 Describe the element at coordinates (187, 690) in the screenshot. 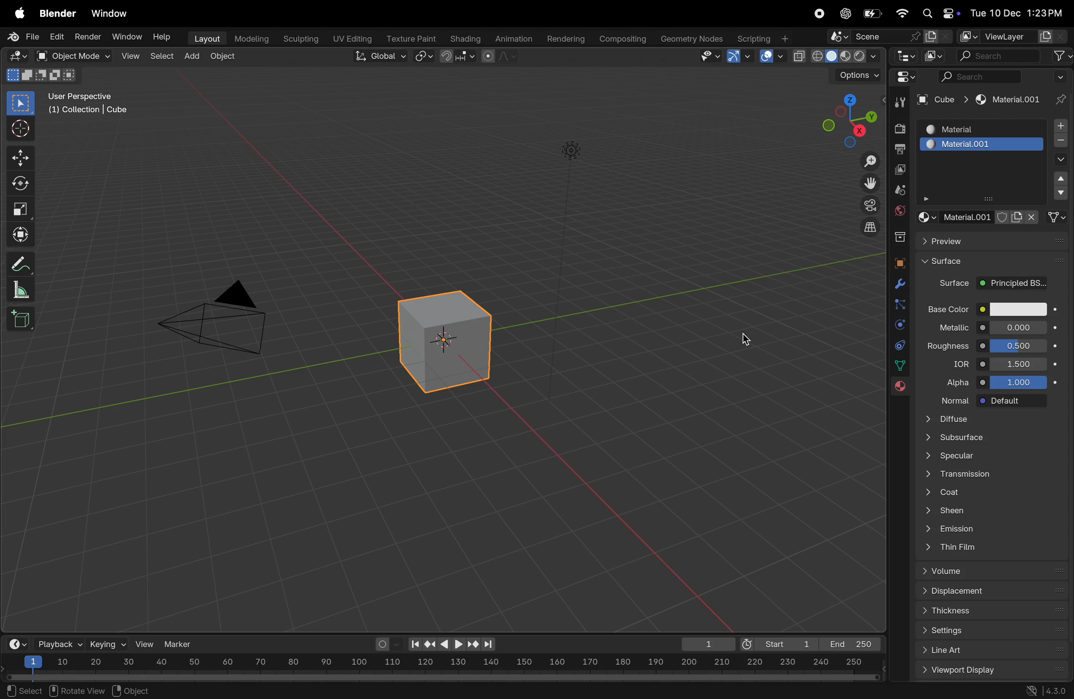

I see `context menu` at that location.